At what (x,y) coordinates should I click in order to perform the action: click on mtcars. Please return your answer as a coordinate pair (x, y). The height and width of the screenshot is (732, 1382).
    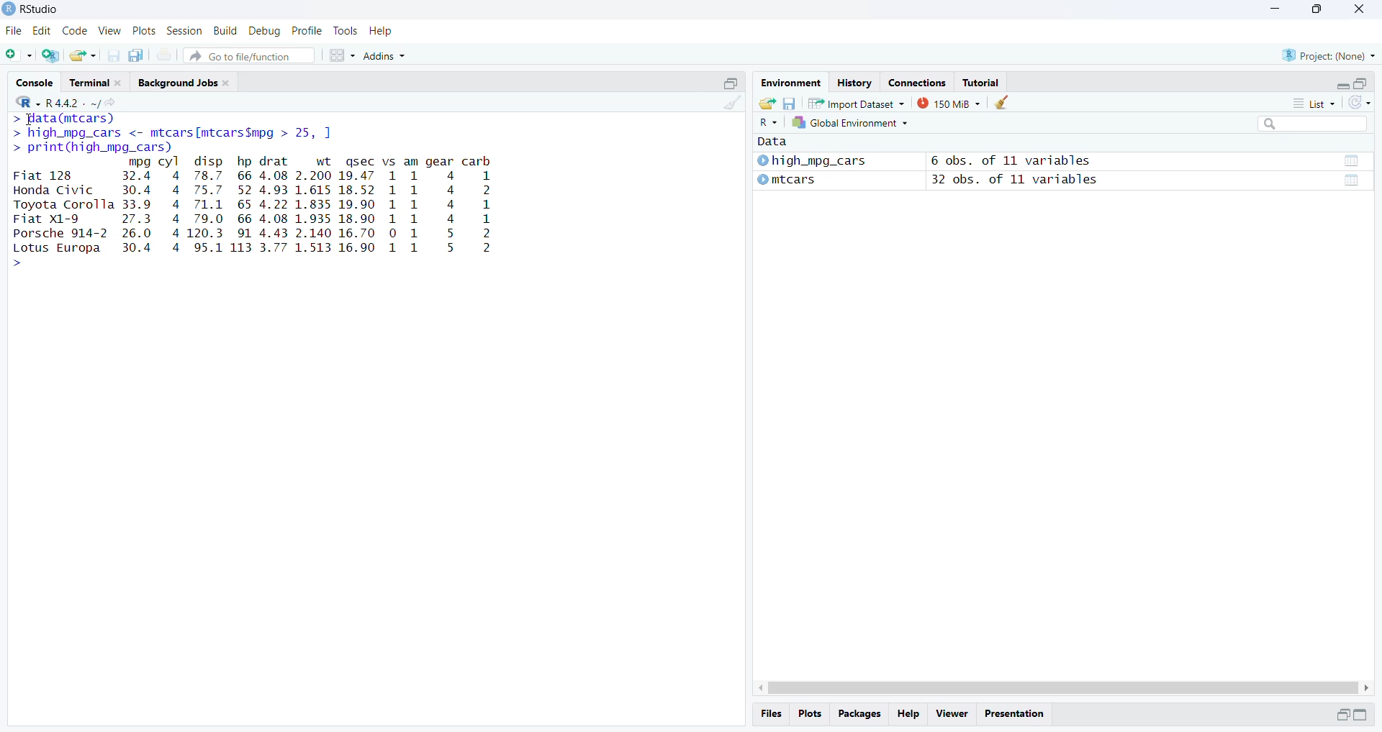
    Looking at the image, I should click on (786, 180).